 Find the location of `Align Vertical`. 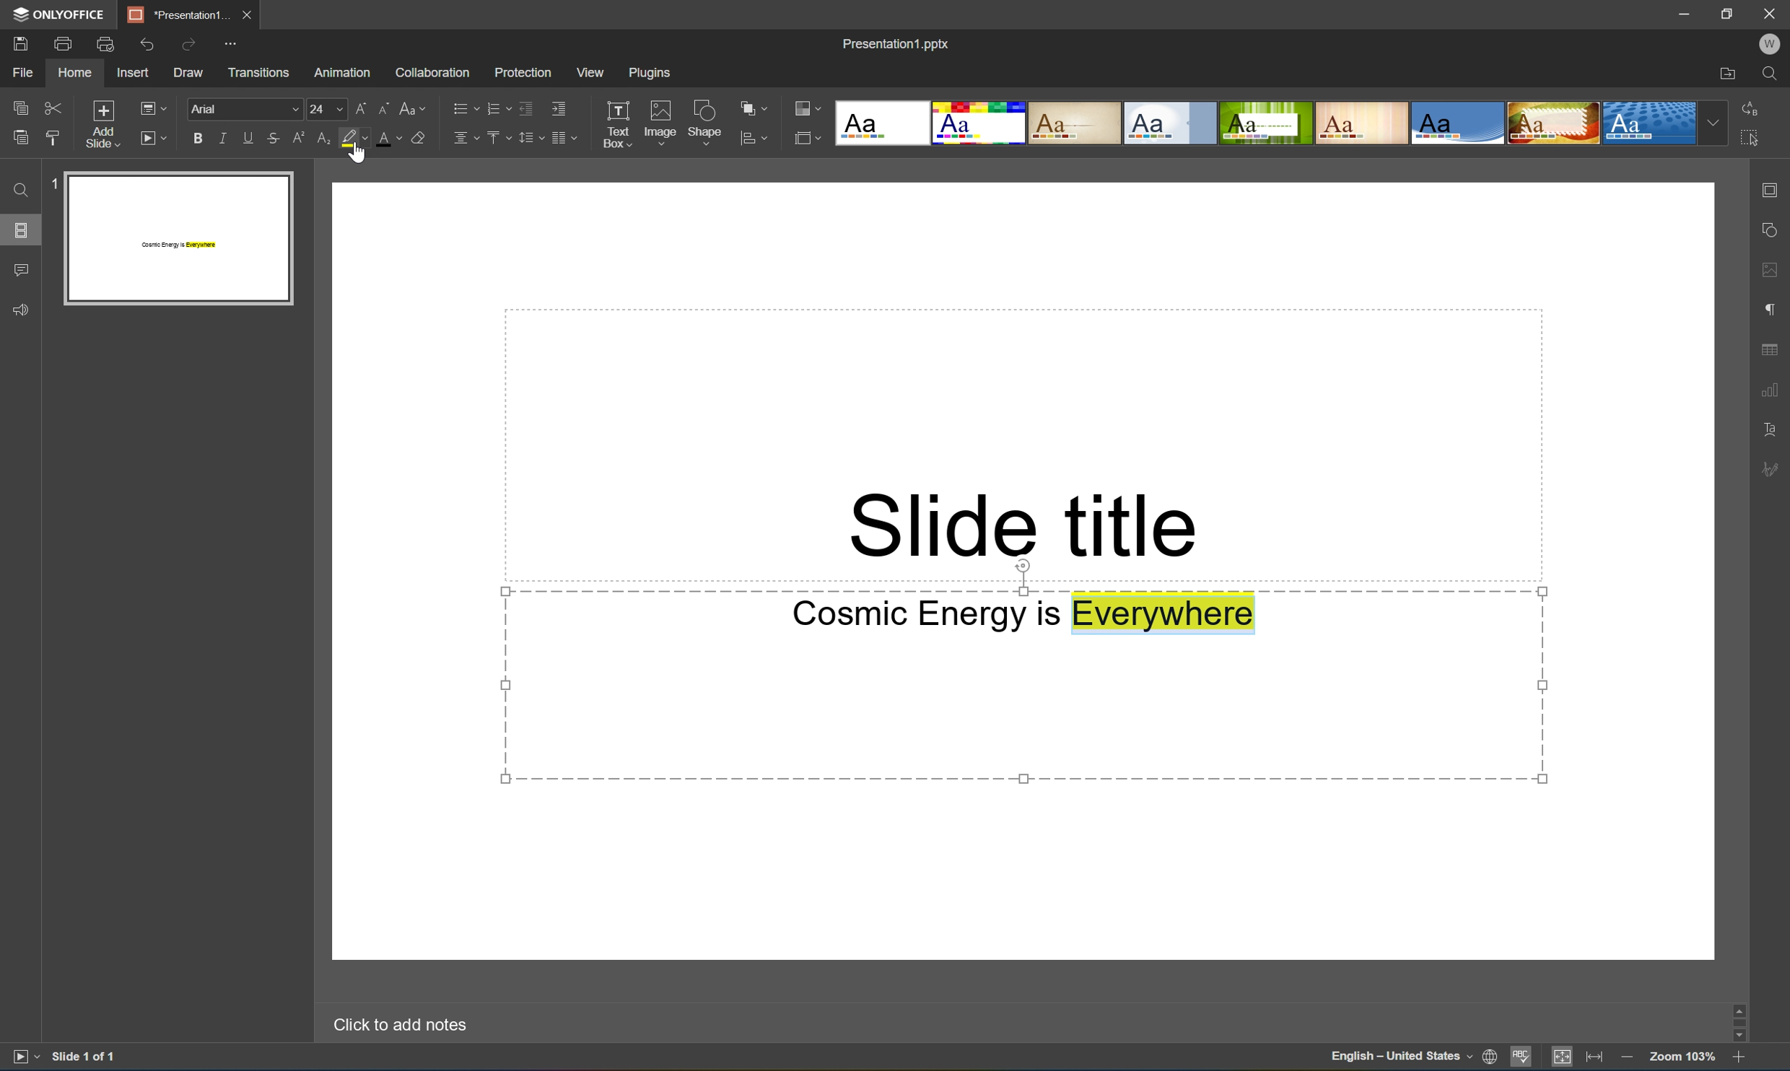

Align Vertical is located at coordinates (496, 138).